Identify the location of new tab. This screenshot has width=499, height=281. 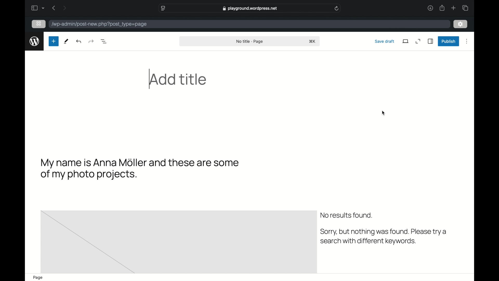
(454, 8).